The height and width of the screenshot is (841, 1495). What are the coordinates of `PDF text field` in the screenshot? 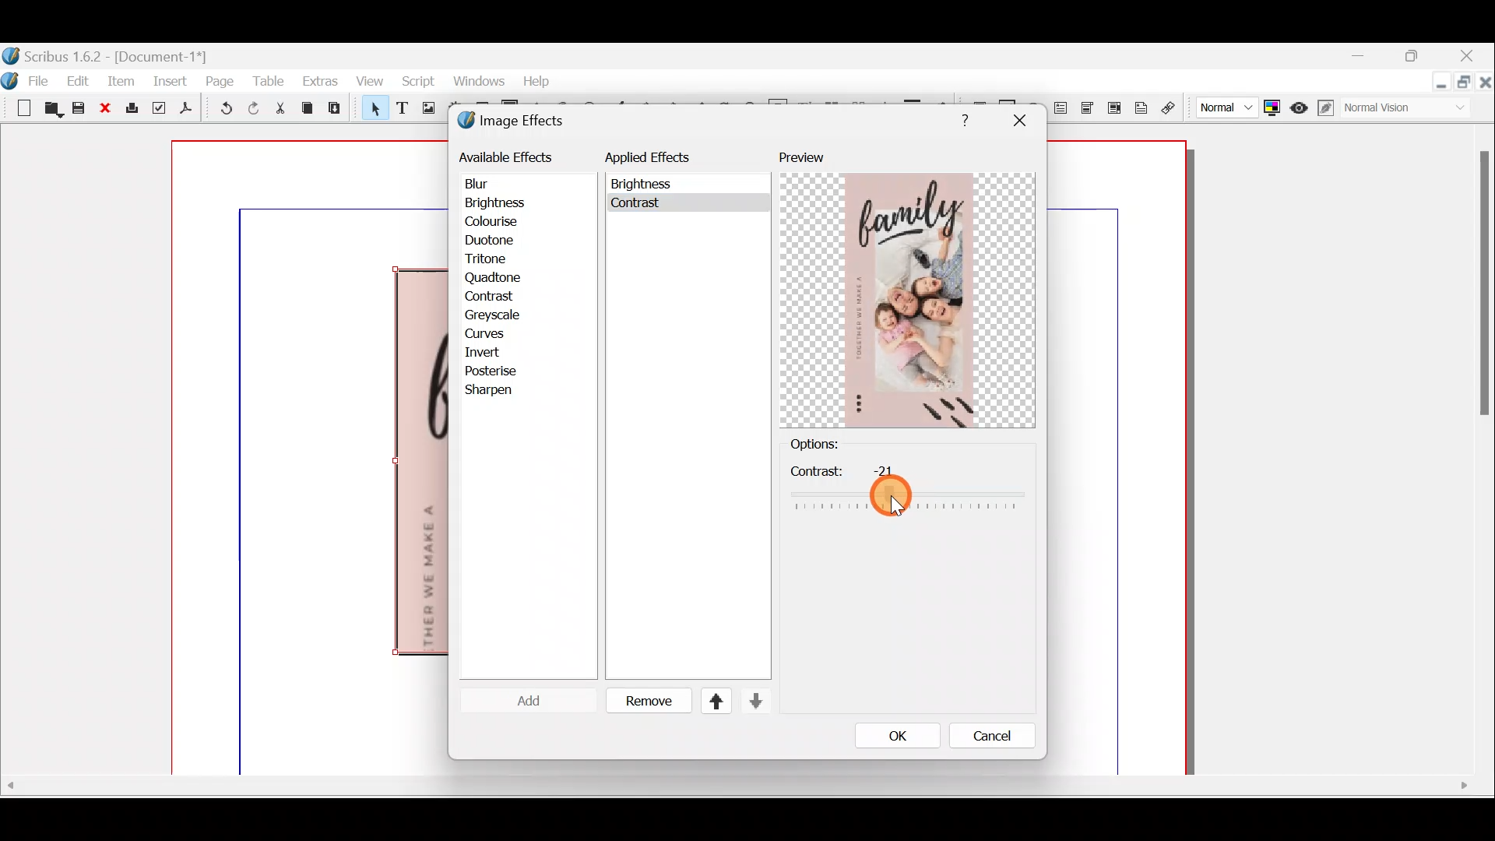 It's located at (1061, 108).